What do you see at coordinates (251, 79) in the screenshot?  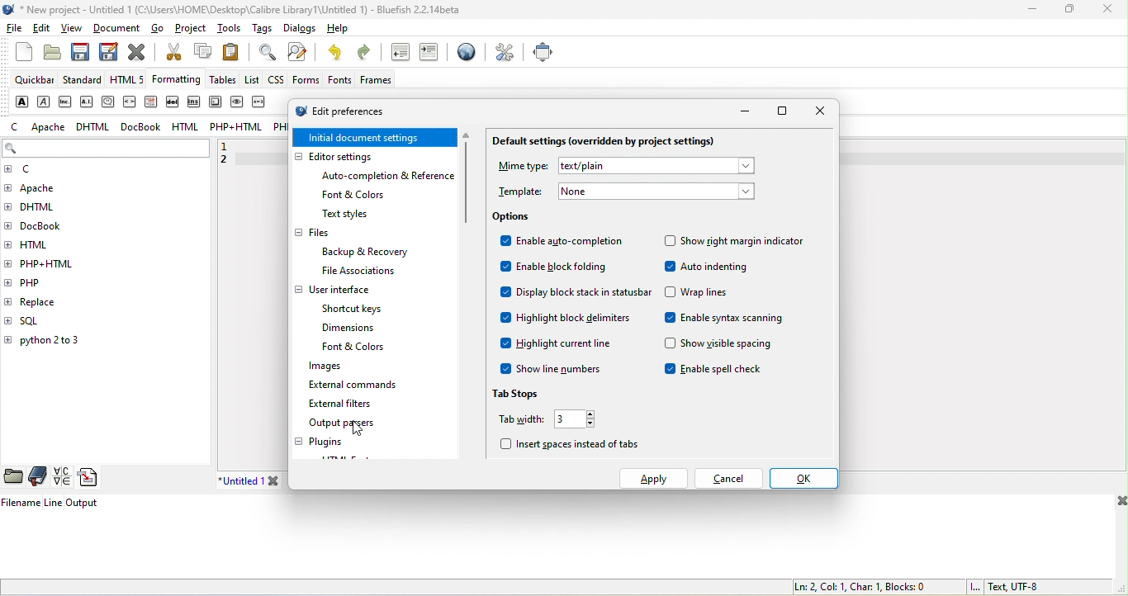 I see `list` at bounding box center [251, 79].